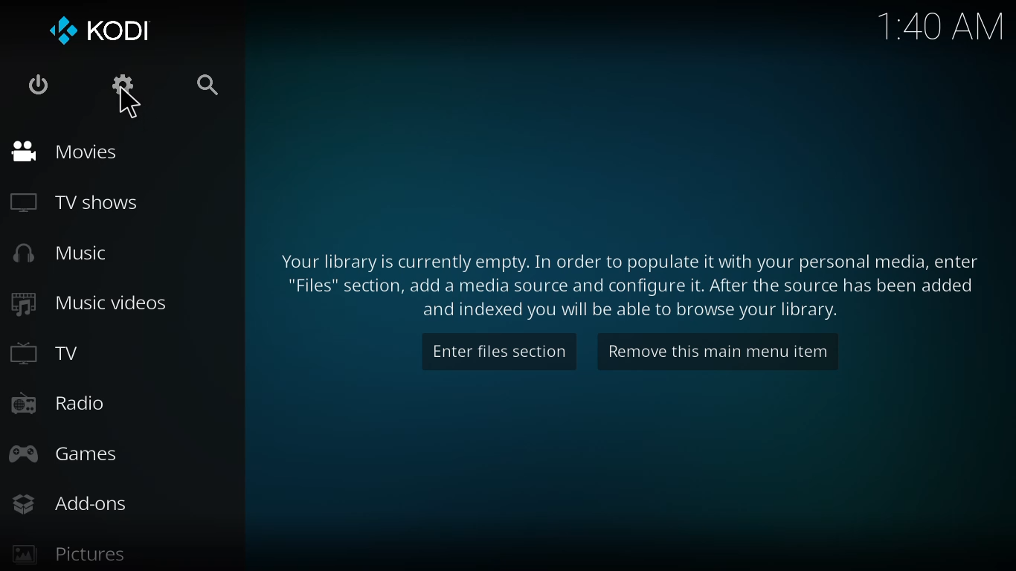 This screenshot has height=571, width=1016. I want to click on tv, so click(45, 352).